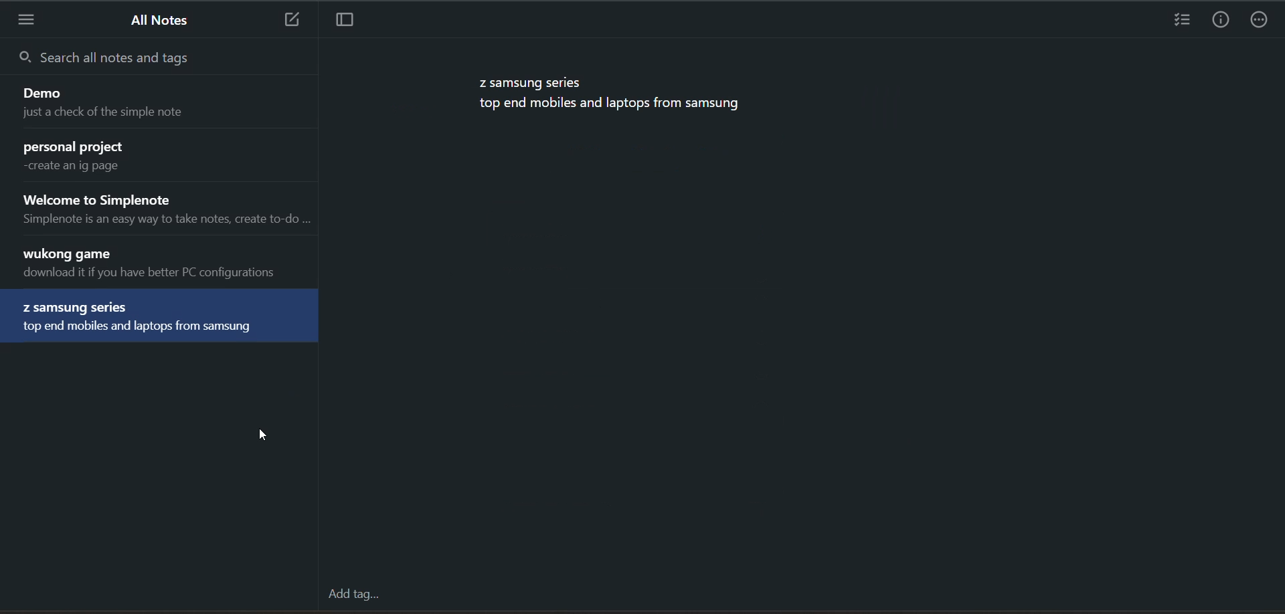  I want to click on search all notes and tags, so click(160, 58).